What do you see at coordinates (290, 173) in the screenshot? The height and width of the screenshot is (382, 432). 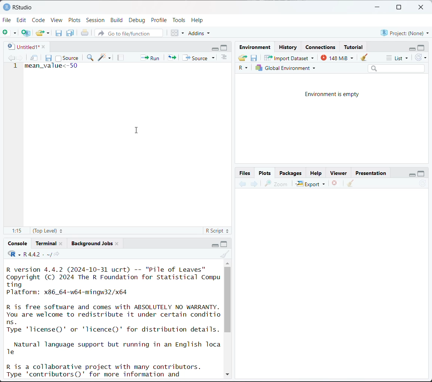 I see `Packages` at bounding box center [290, 173].